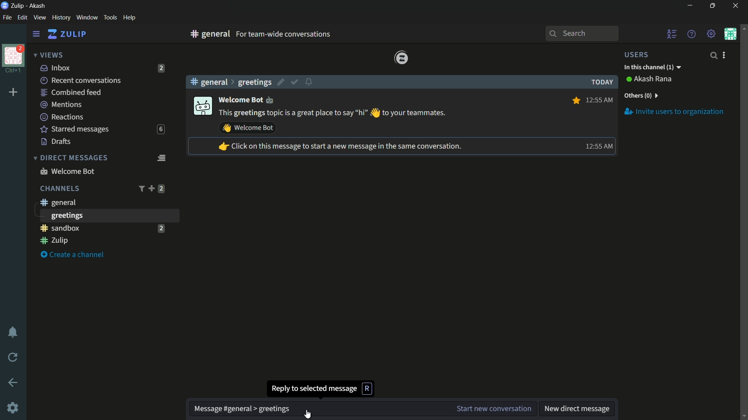  I want to click on 2 unread messages, so click(162, 68).